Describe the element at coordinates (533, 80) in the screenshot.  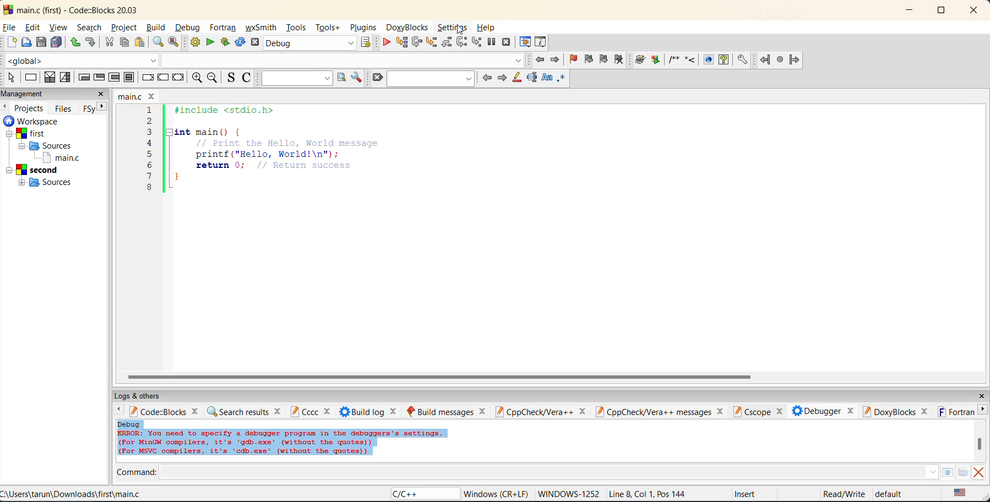
I see `selected text` at that location.